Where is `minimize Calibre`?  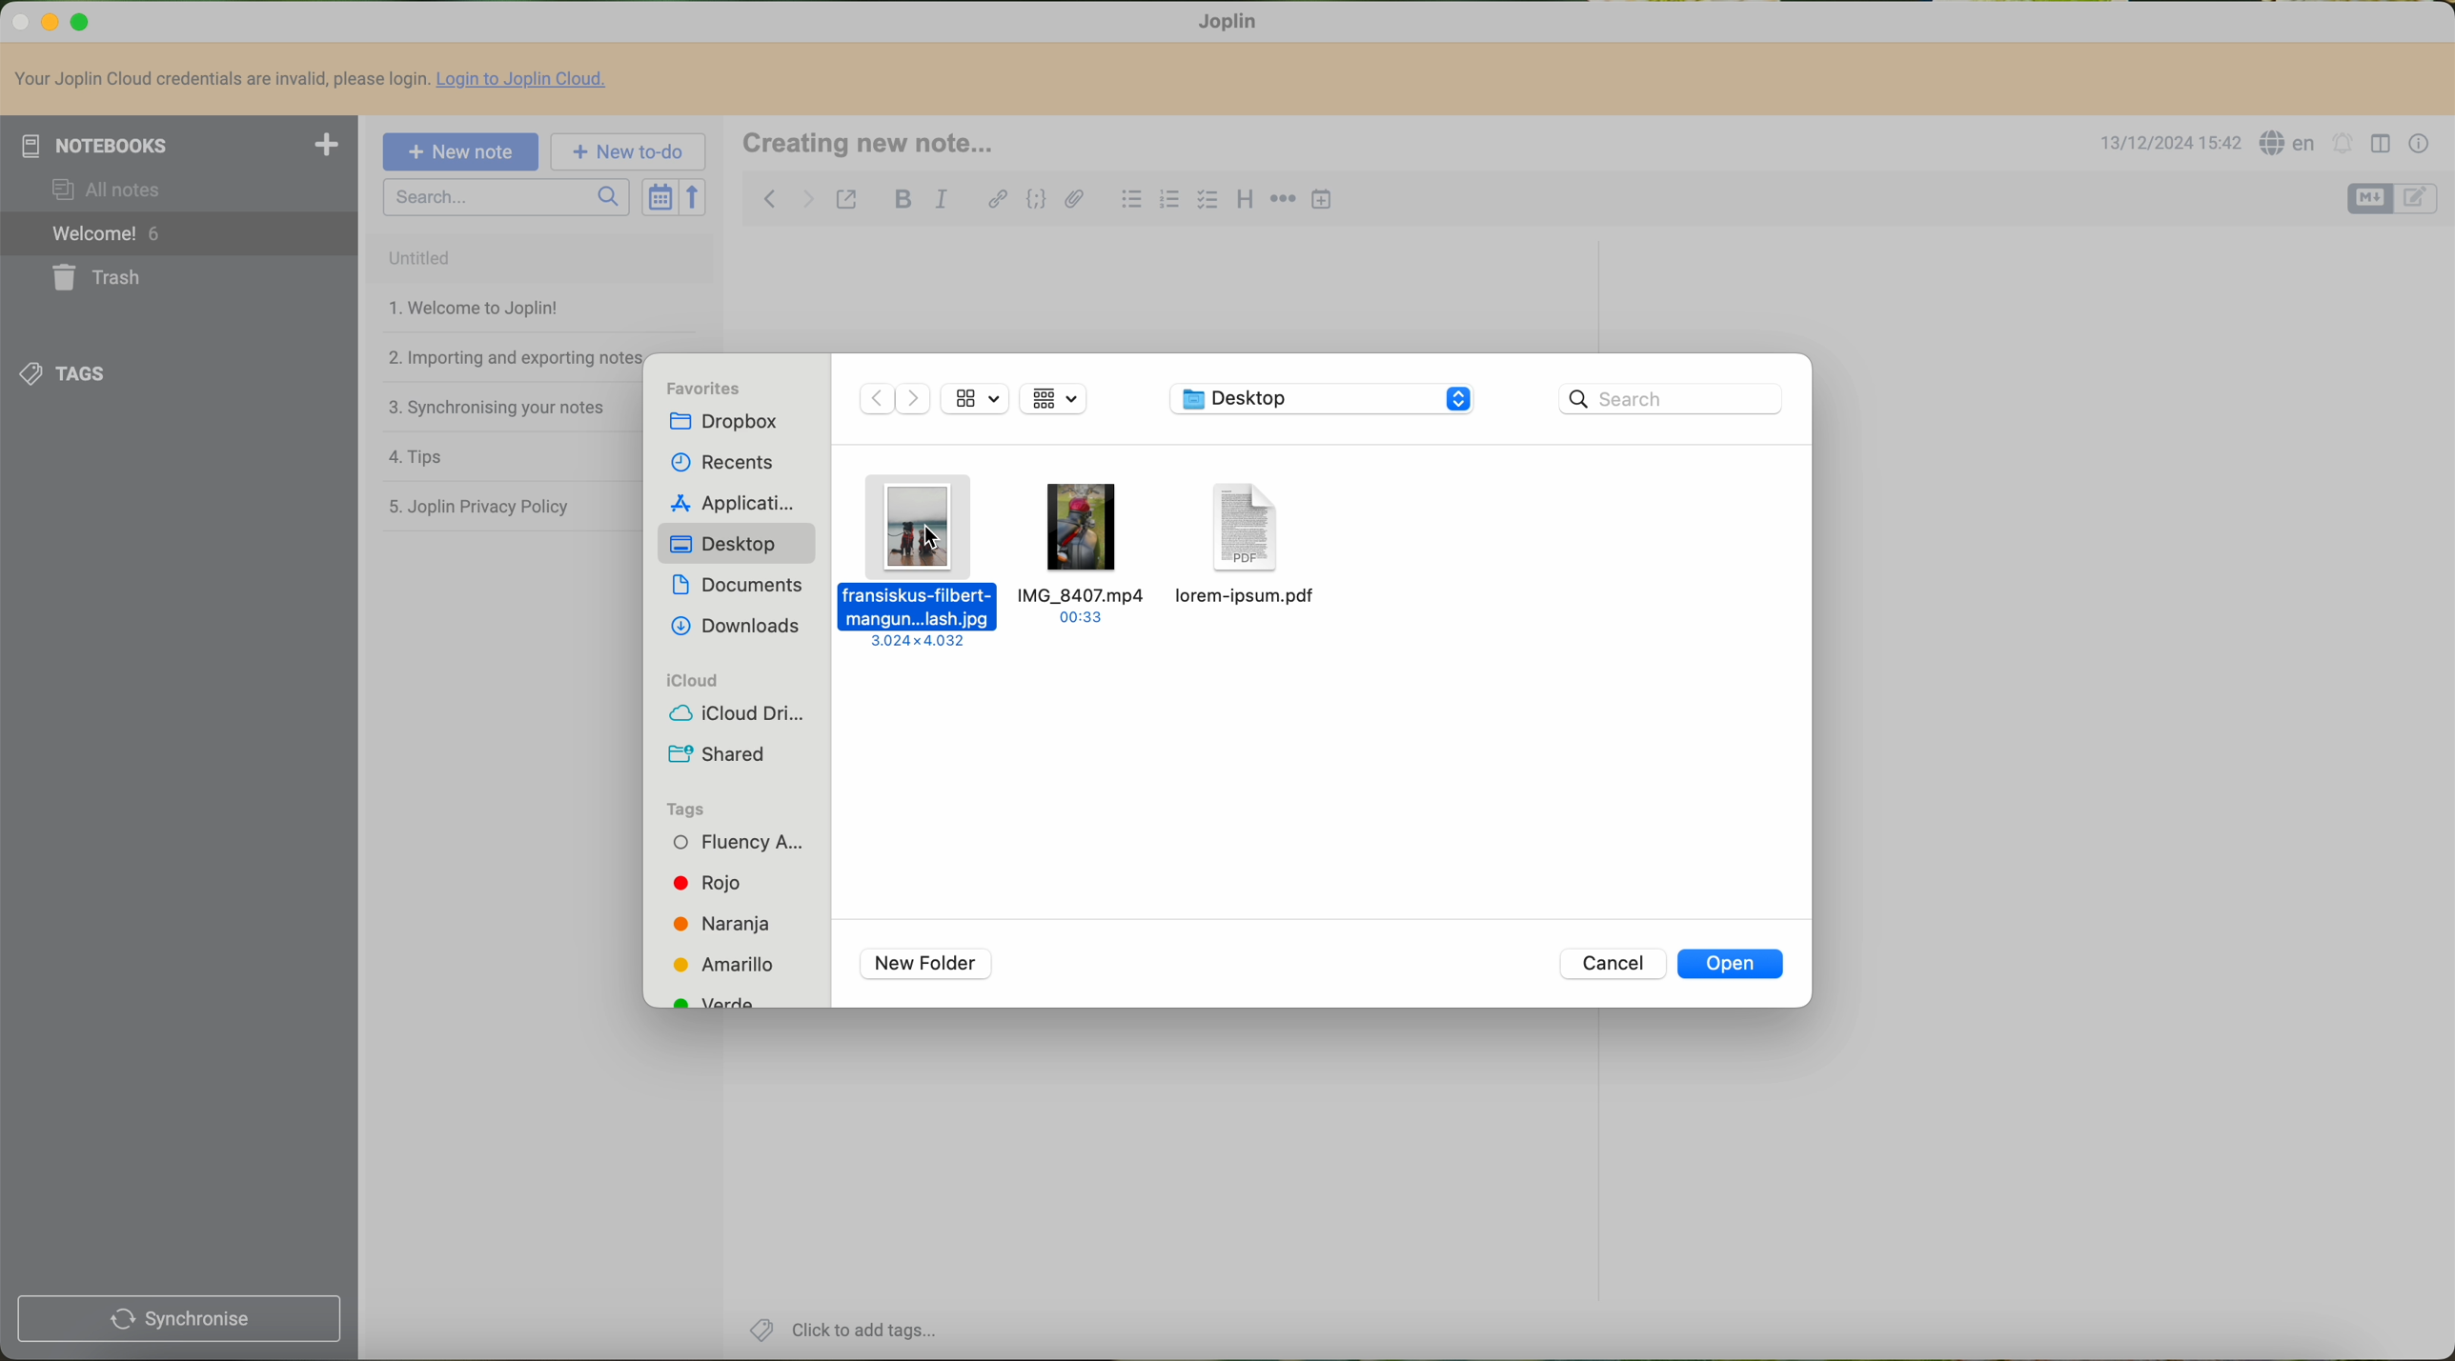 minimize Calibre is located at coordinates (51, 24).